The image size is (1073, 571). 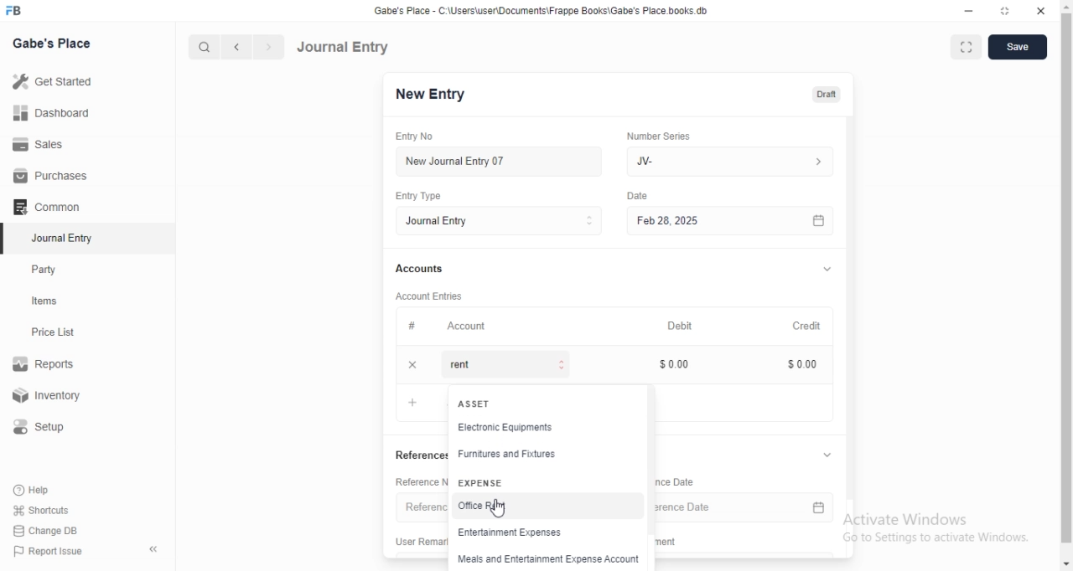 What do you see at coordinates (505, 221) in the screenshot?
I see `Entry Type` at bounding box center [505, 221].